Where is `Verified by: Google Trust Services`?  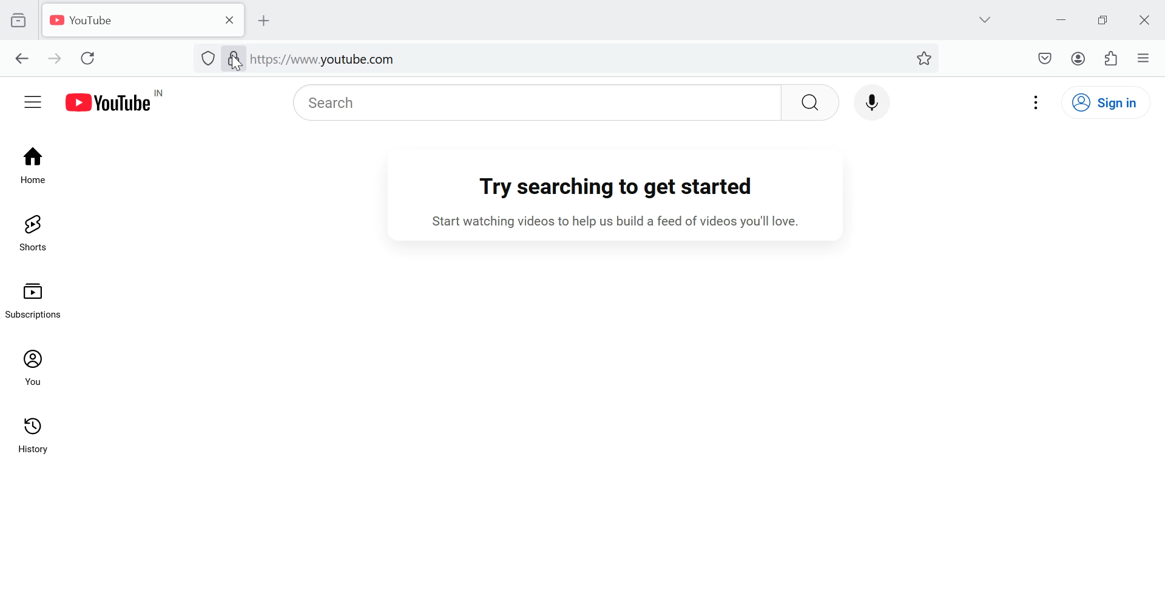 Verified by: Google Trust Services is located at coordinates (232, 60).